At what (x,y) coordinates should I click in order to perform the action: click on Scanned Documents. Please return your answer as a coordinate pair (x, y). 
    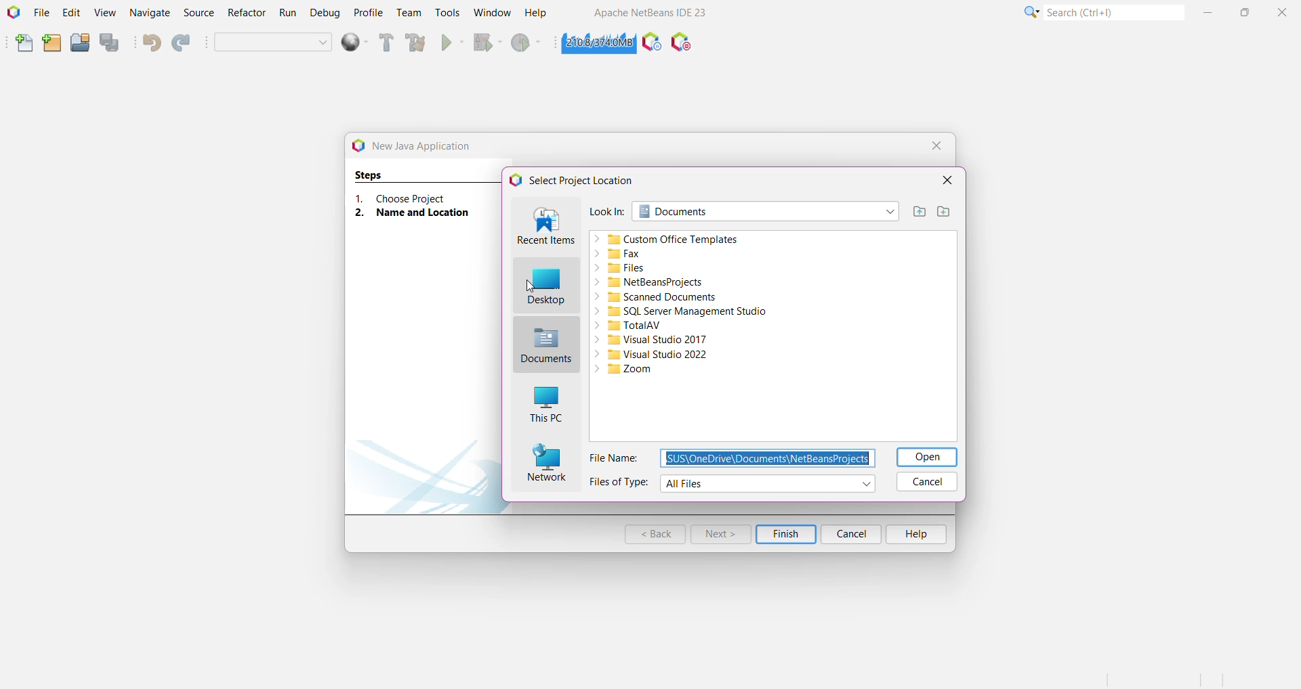
    Looking at the image, I should click on (665, 295).